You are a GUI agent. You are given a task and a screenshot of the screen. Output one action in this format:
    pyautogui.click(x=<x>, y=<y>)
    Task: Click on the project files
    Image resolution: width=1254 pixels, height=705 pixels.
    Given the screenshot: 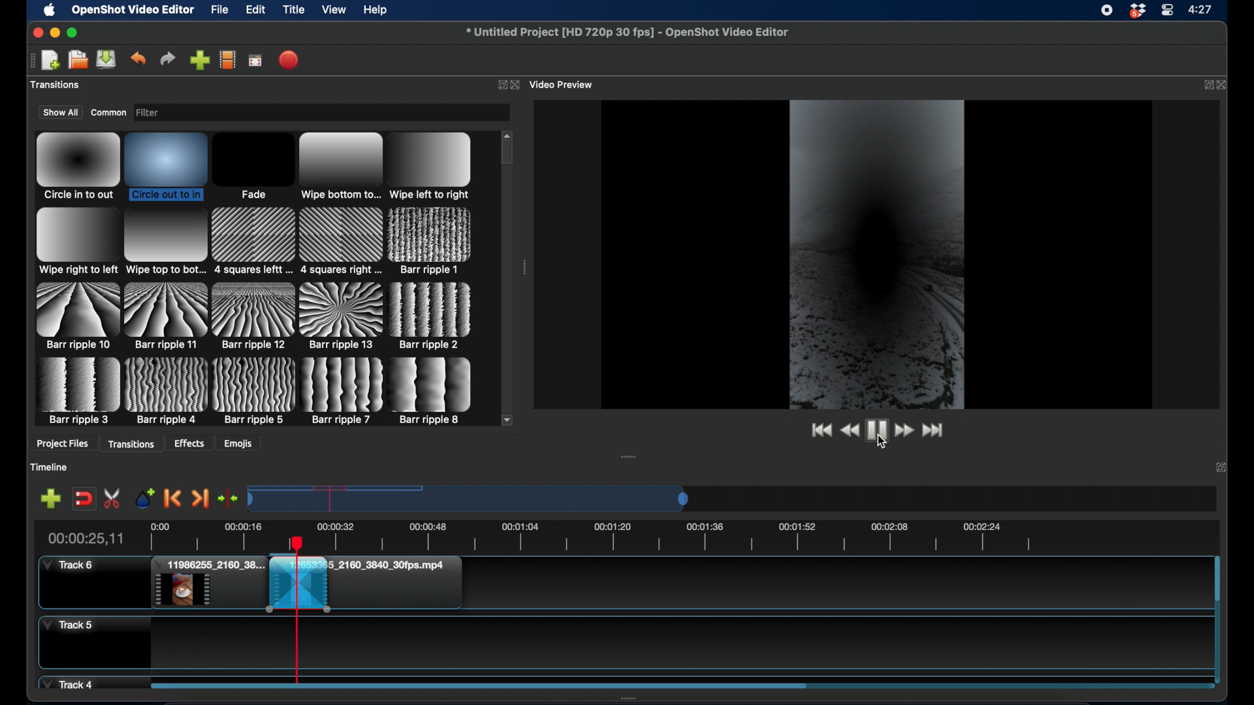 What is the action you would take?
    pyautogui.click(x=62, y=445)
    